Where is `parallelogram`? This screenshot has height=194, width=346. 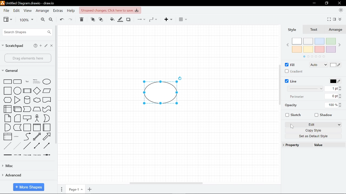
parallelogram is located at coordinates (47, 91).